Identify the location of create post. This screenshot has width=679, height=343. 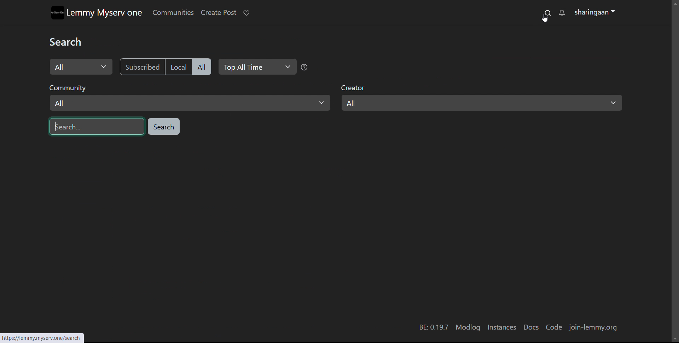
(218, 13).